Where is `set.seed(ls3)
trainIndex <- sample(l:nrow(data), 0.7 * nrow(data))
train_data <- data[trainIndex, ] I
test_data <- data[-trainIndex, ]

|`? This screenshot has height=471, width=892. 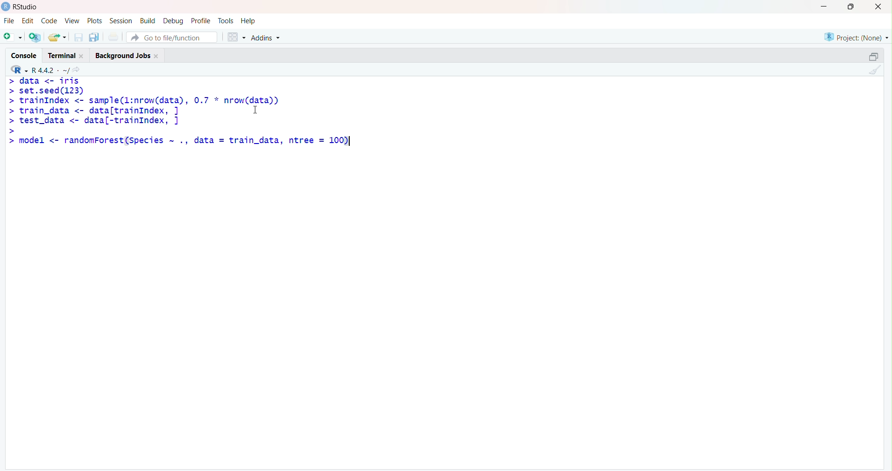
set.seed(ls3)
trainIndex <- sample(l:nrow(data), 0.7 * nrow(data))
train_data <- data[trainIndex, ] I
test_data <- data[-trainIndex, ]

| is located at coordinates (153, 106).